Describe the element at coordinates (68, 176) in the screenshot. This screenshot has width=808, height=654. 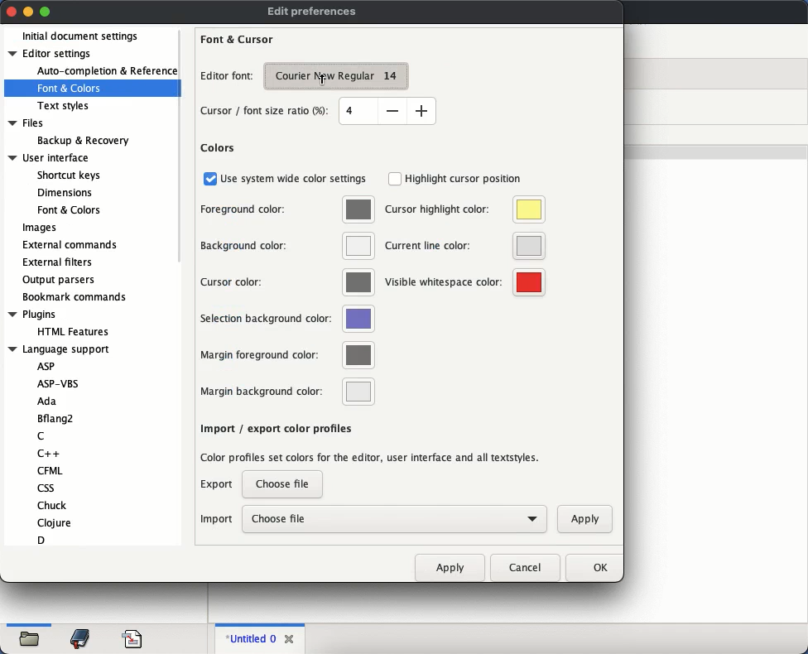
I see `shortcut keys` at that location.